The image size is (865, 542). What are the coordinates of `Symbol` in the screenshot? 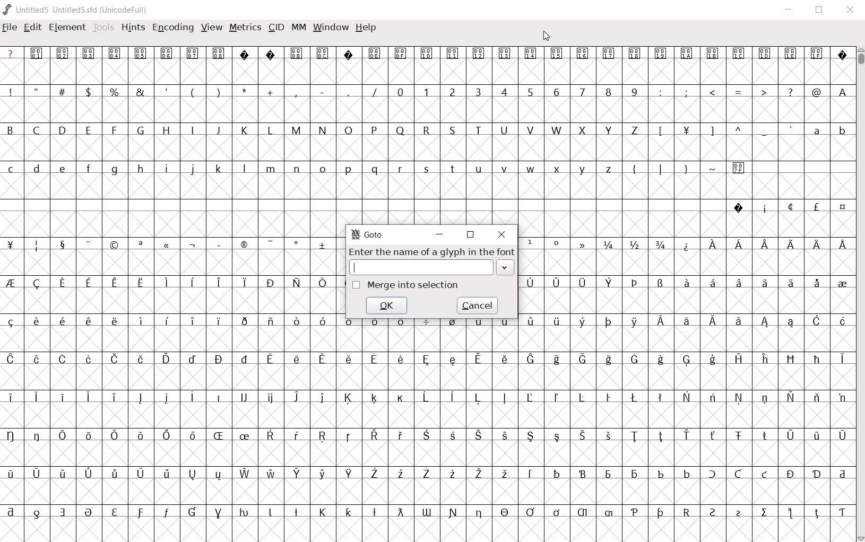 It's located at (480, 53).